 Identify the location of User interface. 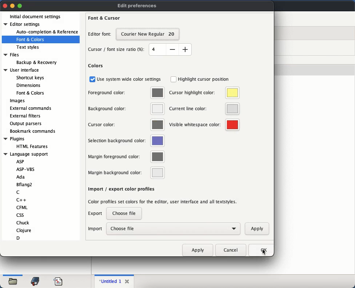
(21, 69).